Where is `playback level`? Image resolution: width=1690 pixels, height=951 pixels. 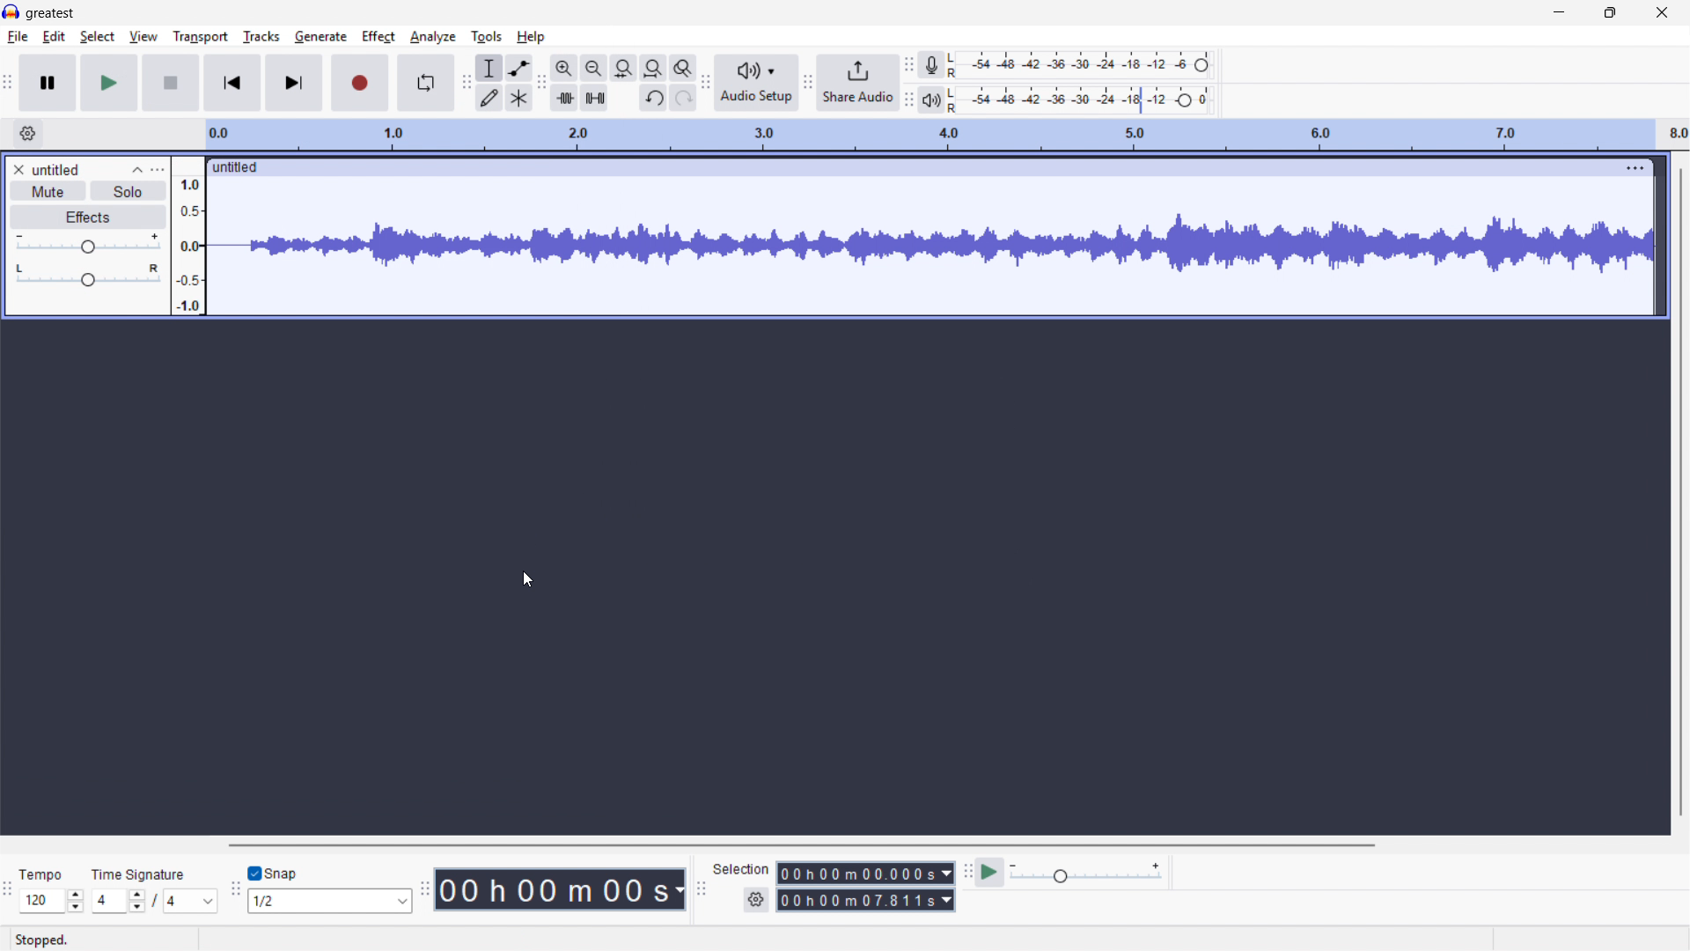
playback level is located at coordinates (1084, 100).